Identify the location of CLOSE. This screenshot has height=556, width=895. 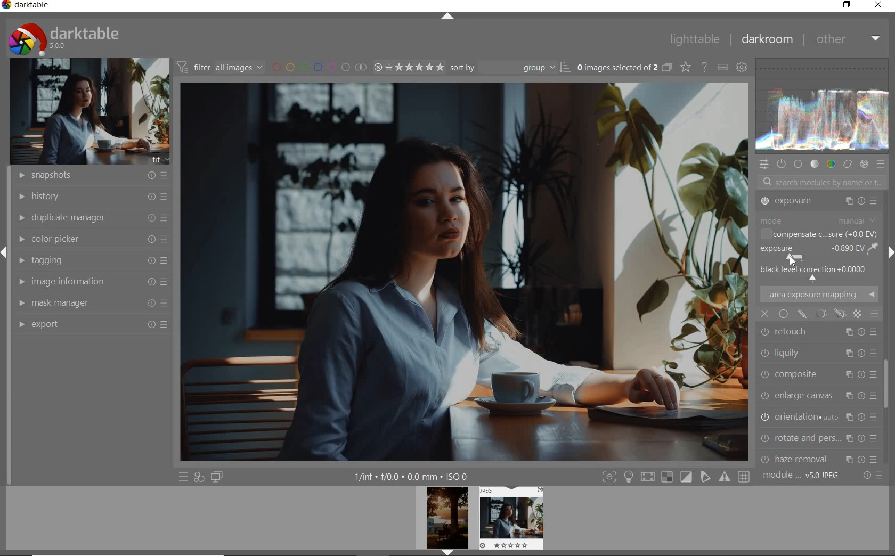
(878, 5).